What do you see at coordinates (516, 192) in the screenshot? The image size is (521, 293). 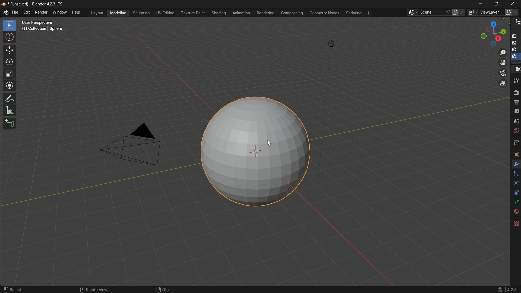 I see `constraint` at bounding box center [516, 192].